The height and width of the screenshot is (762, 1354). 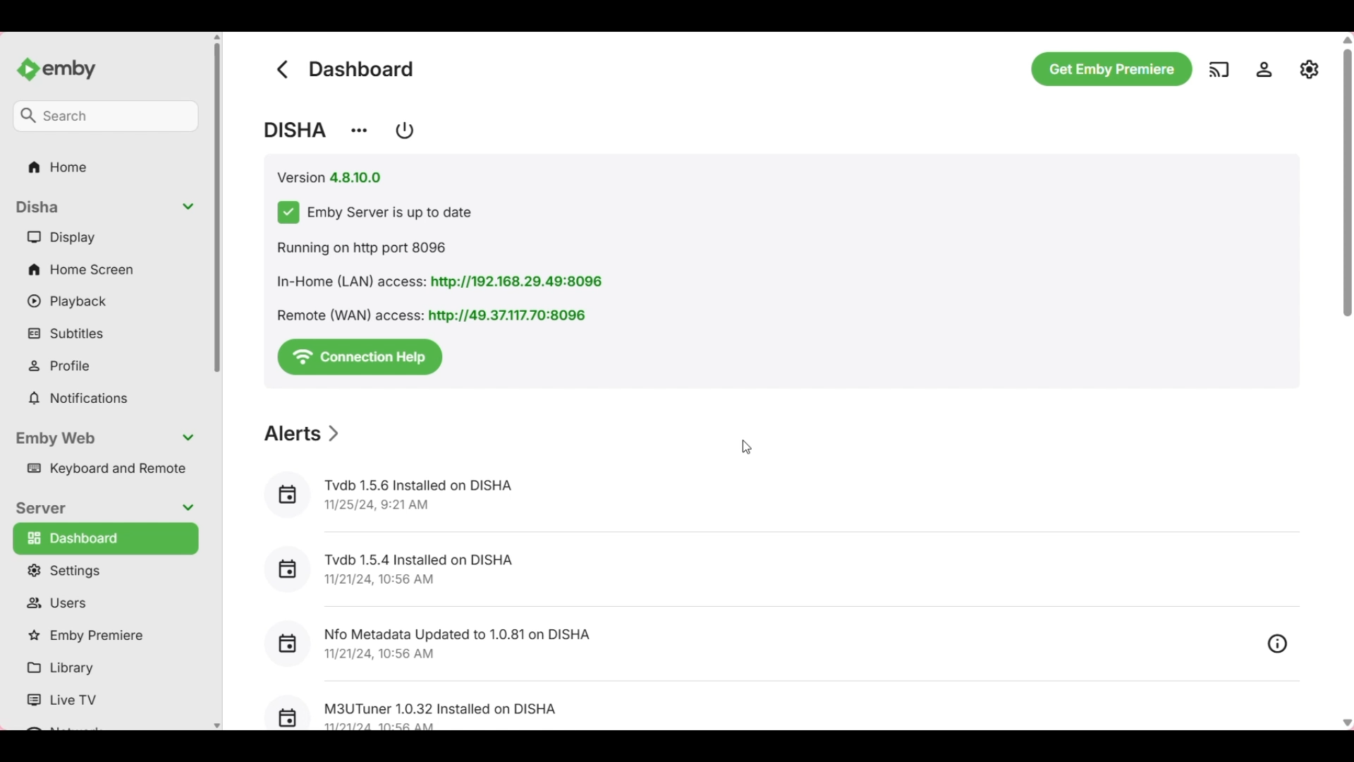 What do you see at coordinates (104, 570) in the screenshot?
I see `Settings` at bounding box center [104, 570].